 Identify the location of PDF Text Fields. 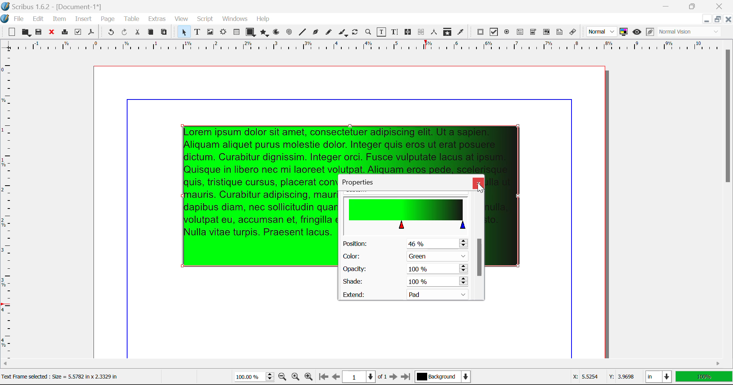
(520, 32).